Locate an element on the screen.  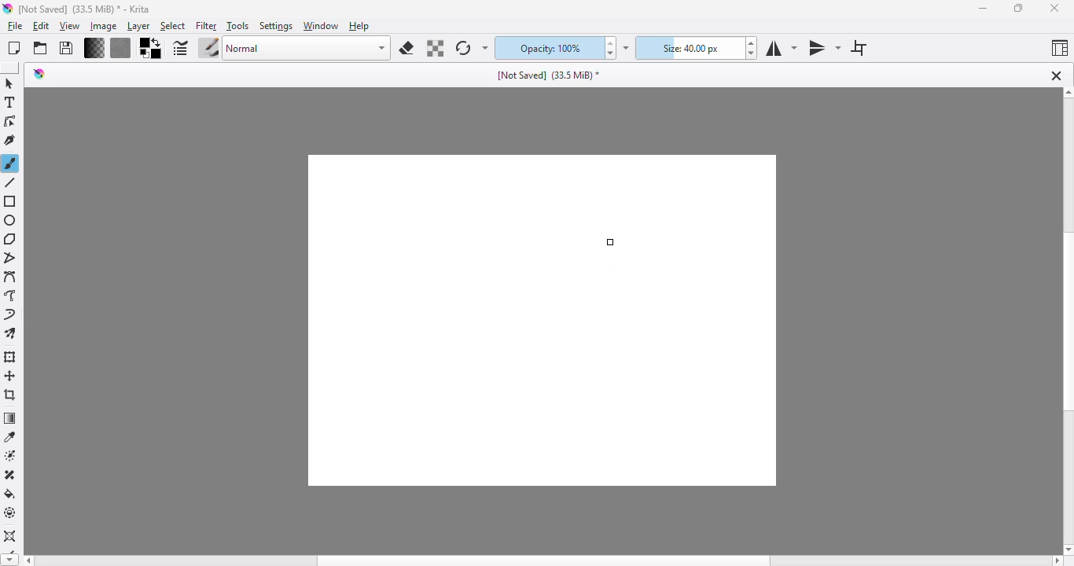
edit shapes tool is located at coordinates (11, 122).